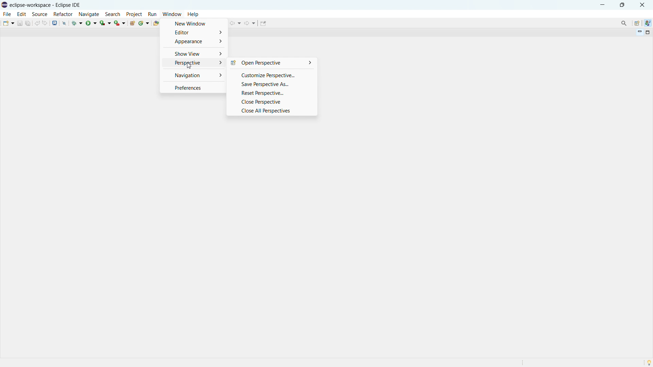 Image resolution: width=653 pixels, height=367 pixels. What do you see at coordinates (91, 23) in the screenshot?
I see `run` at bounding box center [91, 23].